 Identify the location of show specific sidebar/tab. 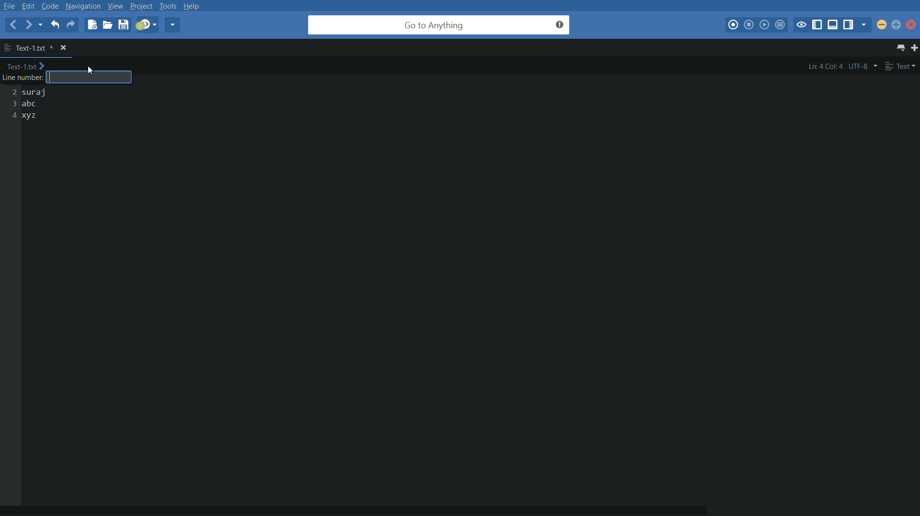
(866, 25).